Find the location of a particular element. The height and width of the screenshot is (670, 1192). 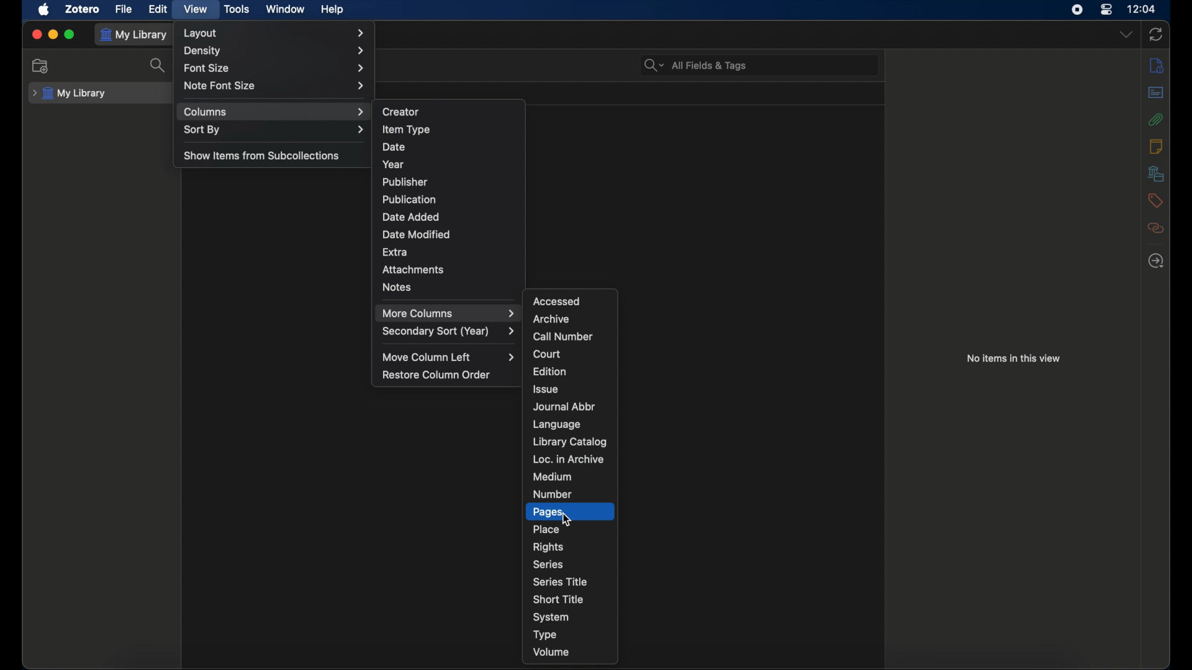

locate is located at coordinates (1156, 261).